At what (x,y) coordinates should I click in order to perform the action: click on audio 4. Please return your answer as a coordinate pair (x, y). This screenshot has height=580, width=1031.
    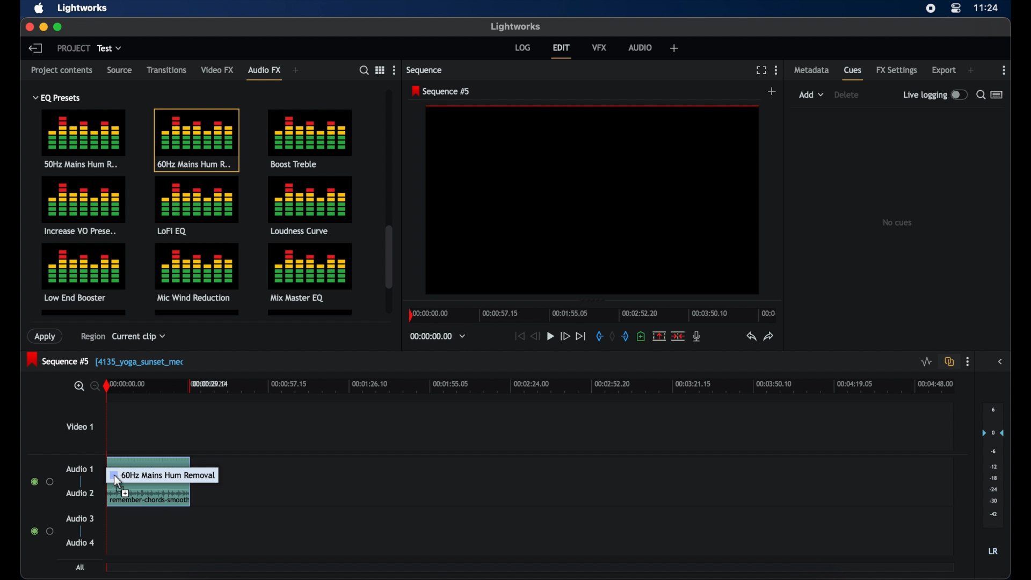
    Looking at the image, I should click on (81, 542).